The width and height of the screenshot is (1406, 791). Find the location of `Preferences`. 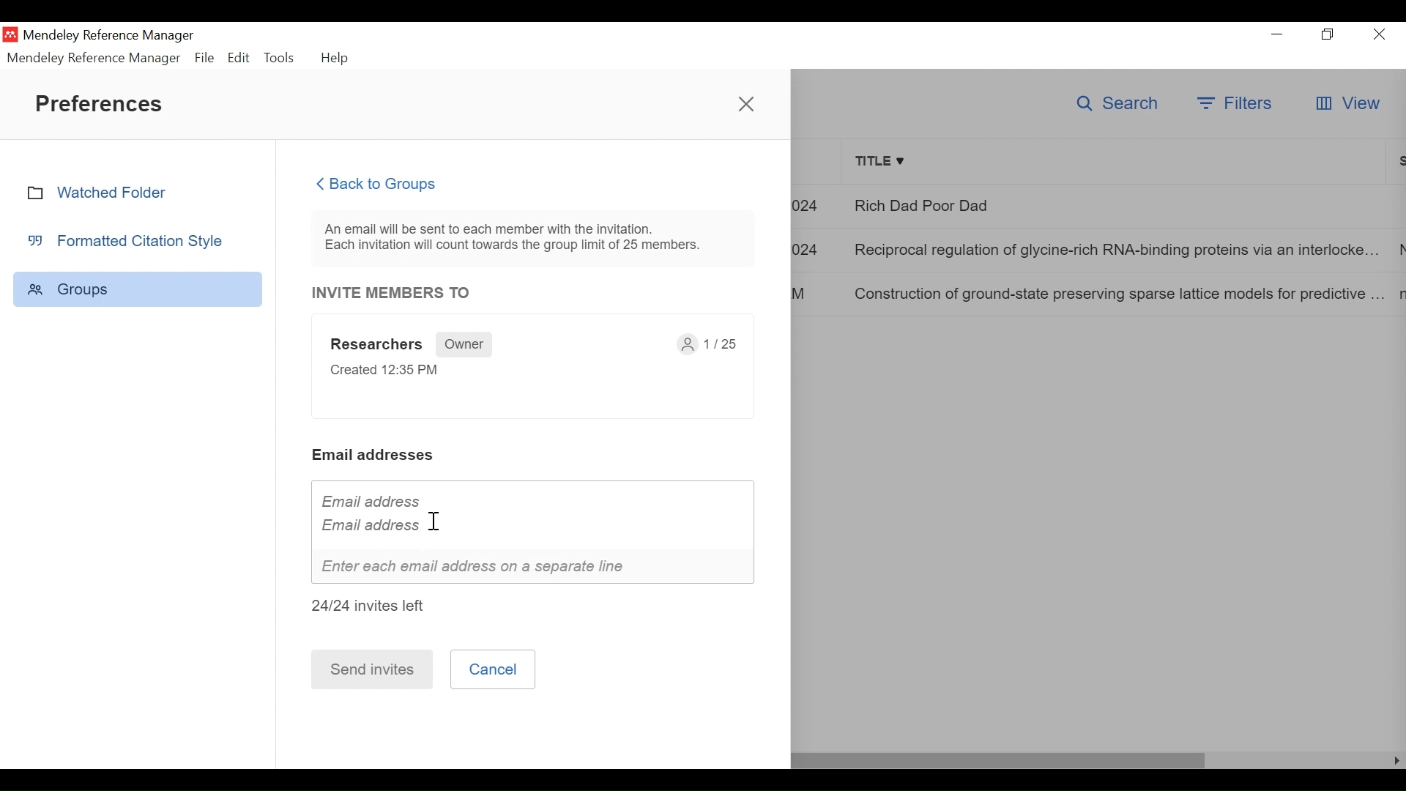

Preferences is located at coordinates (103, 103).